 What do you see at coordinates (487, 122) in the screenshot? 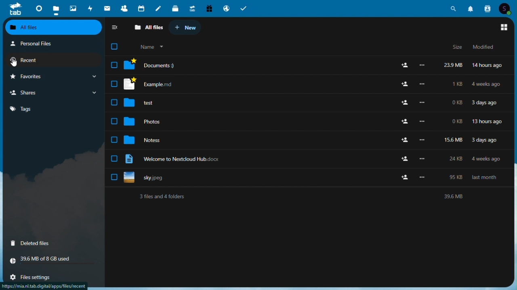
I see `13 hours ago` at bounding box center [487, 122].